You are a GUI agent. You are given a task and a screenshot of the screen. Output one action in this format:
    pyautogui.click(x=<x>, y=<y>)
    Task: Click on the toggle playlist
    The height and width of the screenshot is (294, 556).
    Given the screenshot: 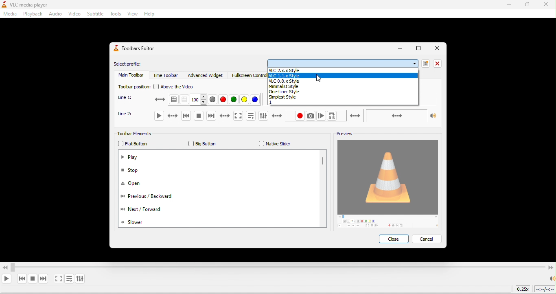 What is the action you would take?
    pyautogui.click(x=252, y=116)
    